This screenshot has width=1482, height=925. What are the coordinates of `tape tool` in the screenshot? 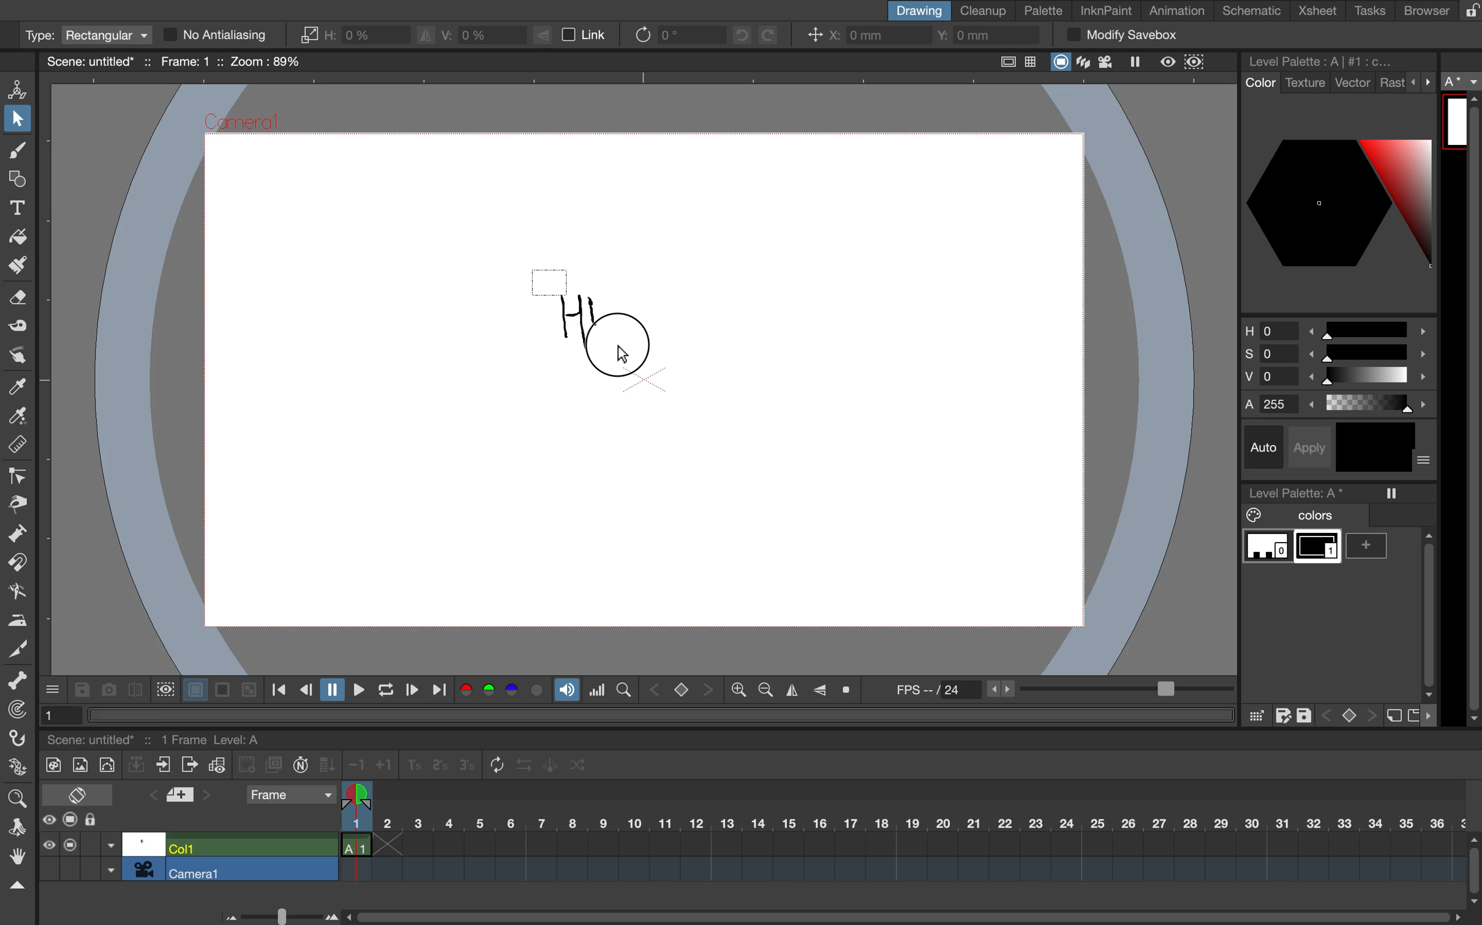 It's located at (15, 328).